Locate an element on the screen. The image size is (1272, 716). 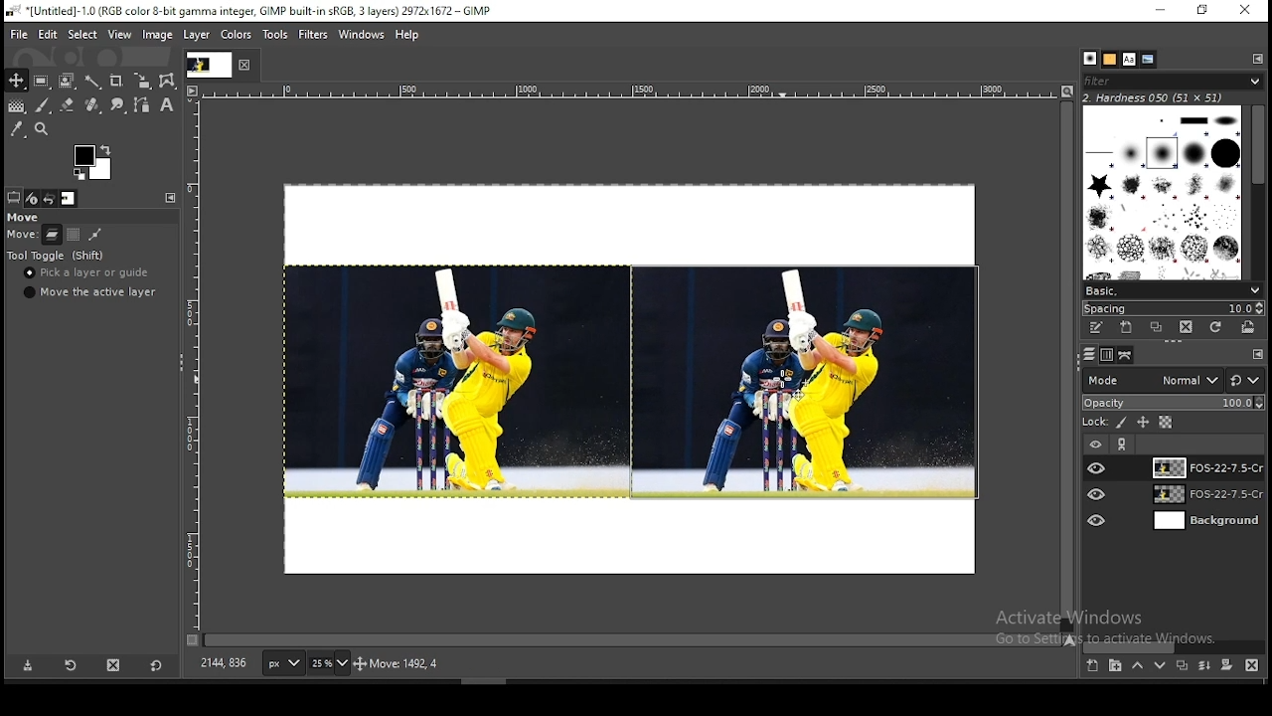
Designs is located at coordinates (1164, 191).